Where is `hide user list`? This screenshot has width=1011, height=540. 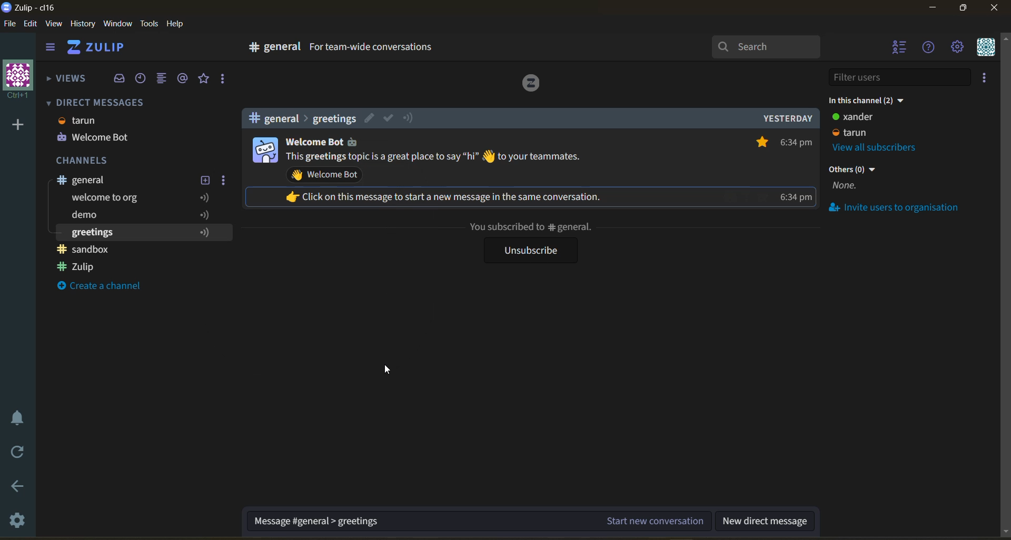 hide user list is located at coordinates (900, 48).